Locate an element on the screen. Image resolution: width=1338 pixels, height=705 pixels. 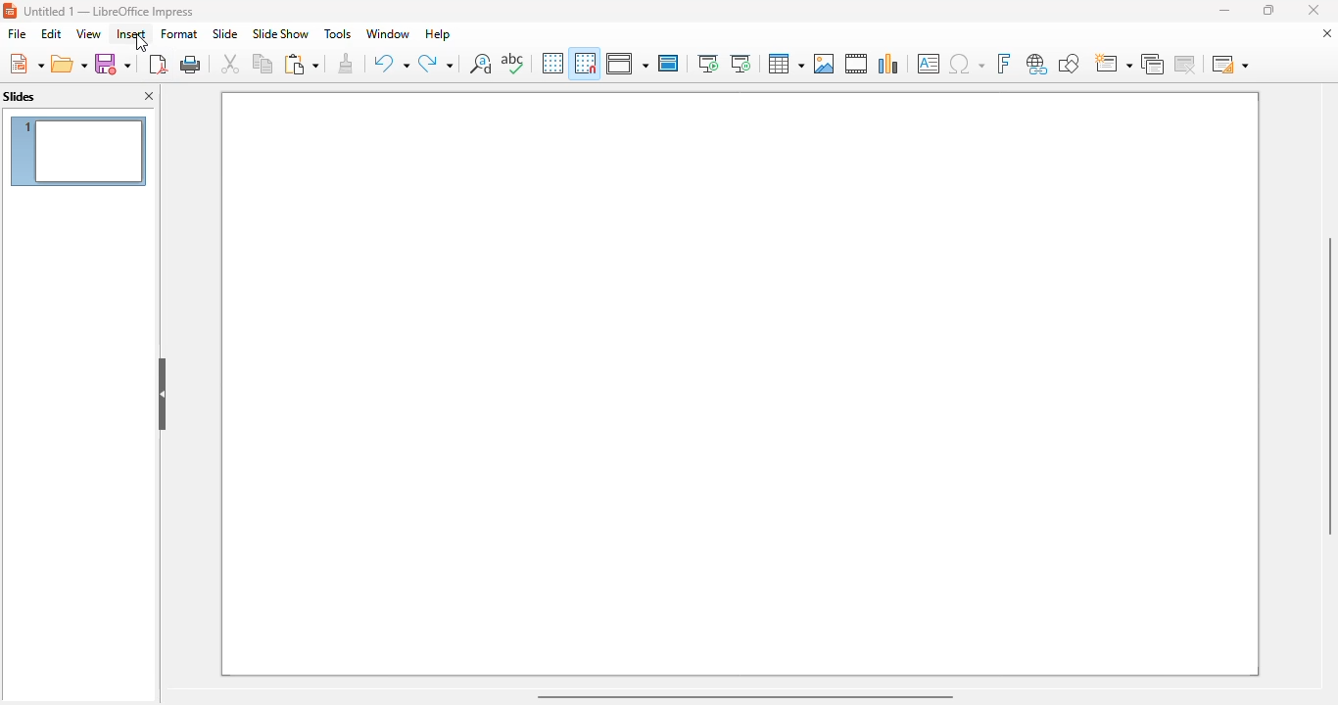
slides is located at coordinates (20, 97).